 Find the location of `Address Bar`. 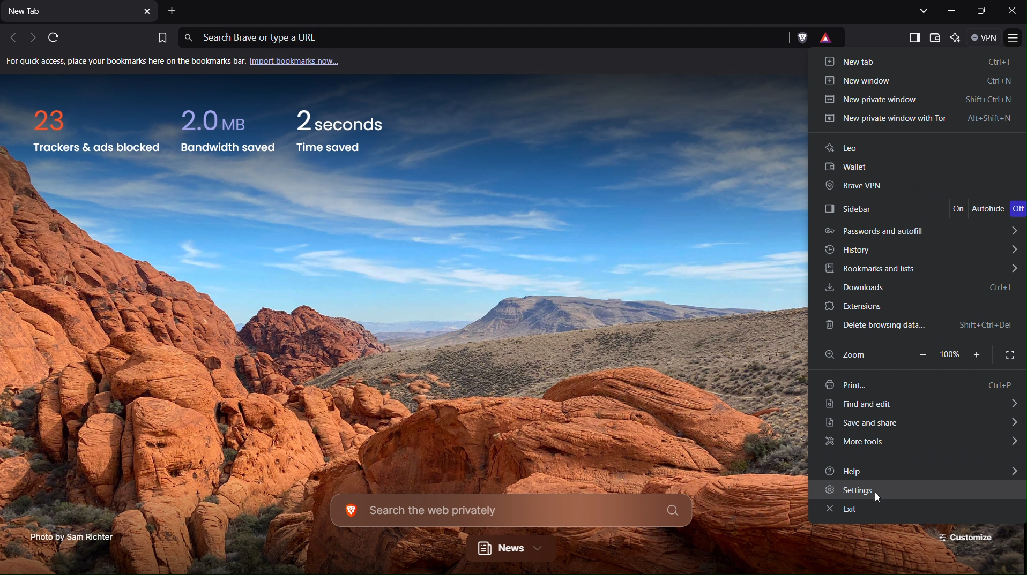

Address Bar is located at coordinates (513, 40).